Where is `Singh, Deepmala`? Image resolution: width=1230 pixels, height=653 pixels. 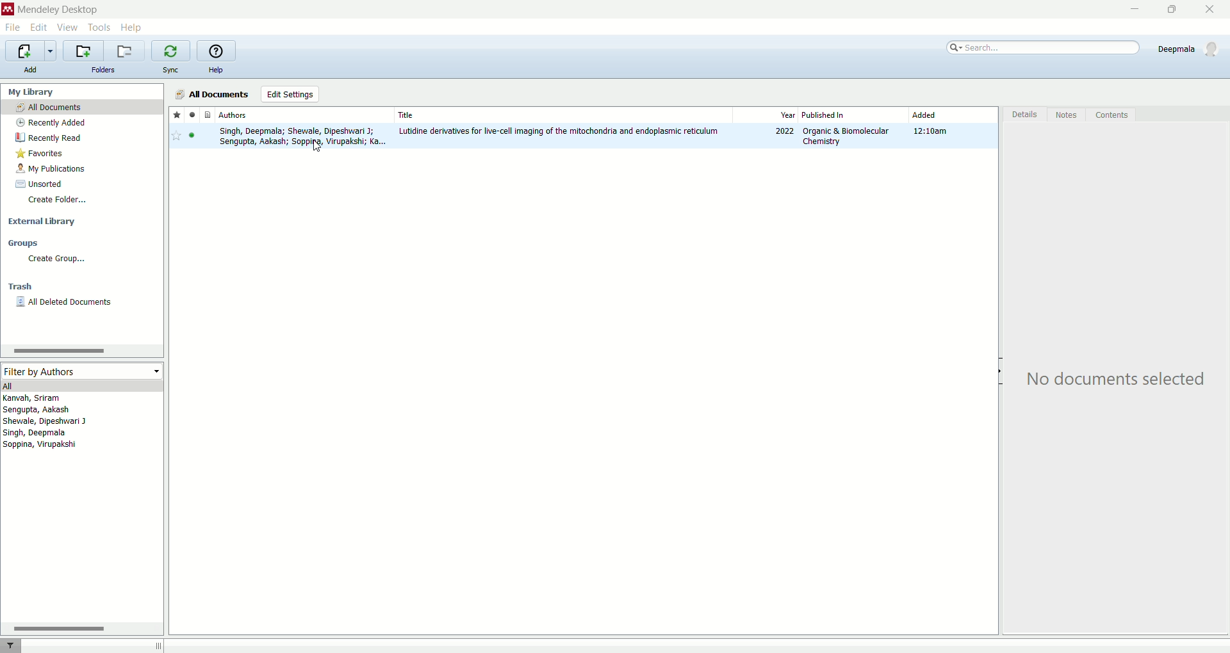 Singh, Deepmala is located at coordinates (42, 434).